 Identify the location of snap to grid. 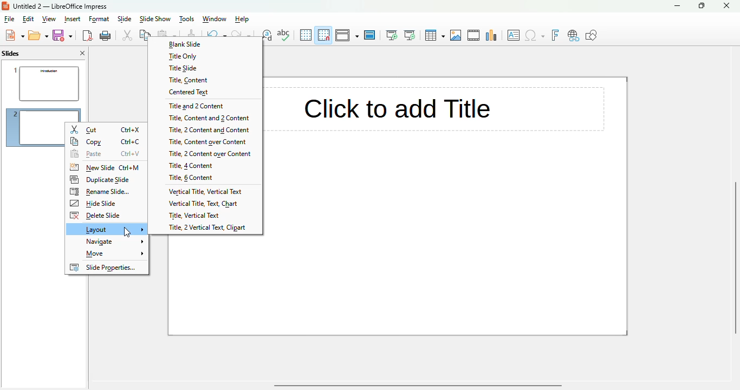
(324, 35).